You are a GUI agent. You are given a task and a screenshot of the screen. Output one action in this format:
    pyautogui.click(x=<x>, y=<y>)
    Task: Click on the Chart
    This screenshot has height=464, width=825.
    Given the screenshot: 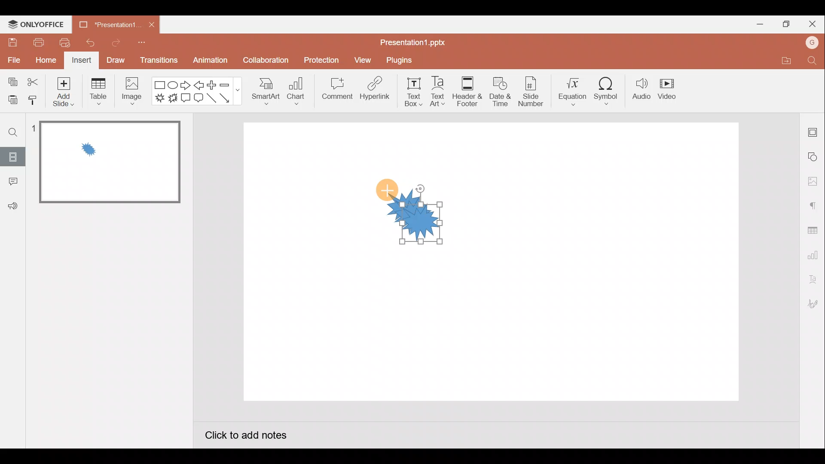 What is the action you would take?
    pyautogui.click(x=299, y=93)
    